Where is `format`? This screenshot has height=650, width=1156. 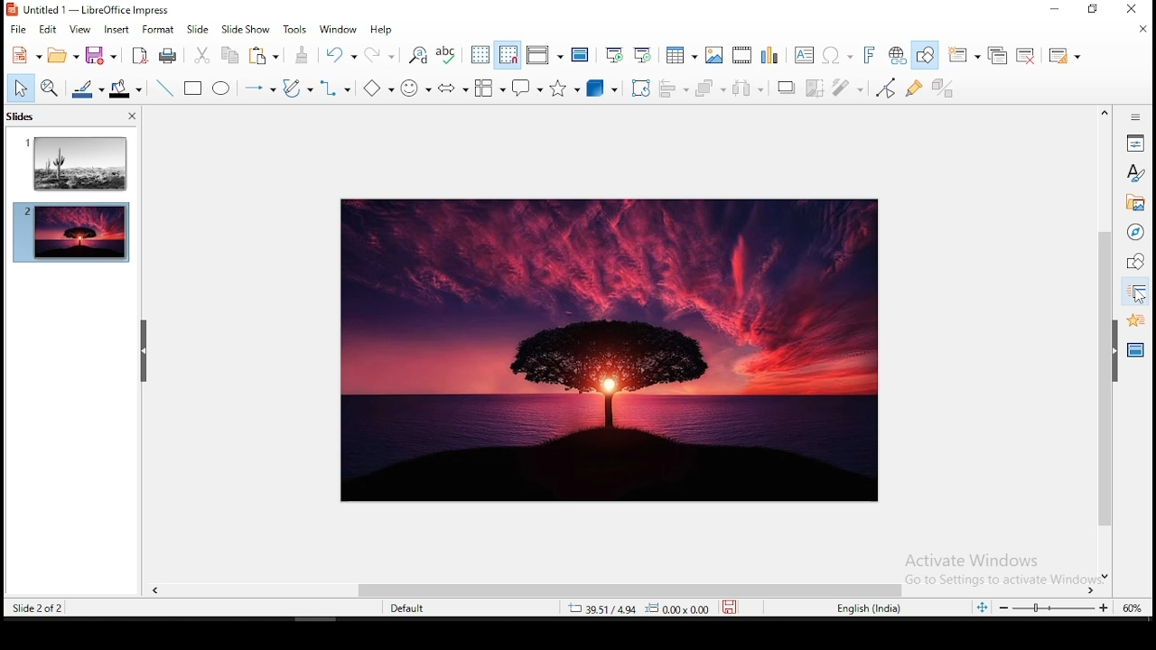 format is located at coordinates (158, 28).